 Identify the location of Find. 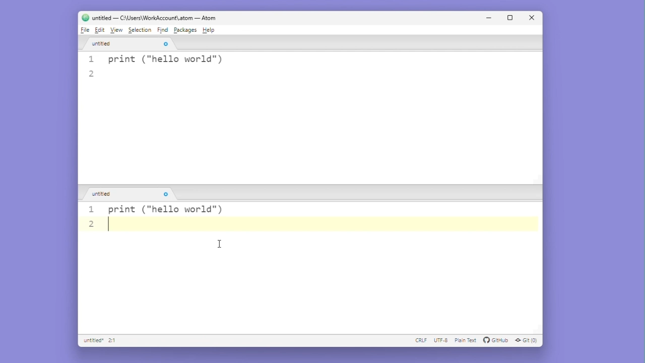
(164, 30).